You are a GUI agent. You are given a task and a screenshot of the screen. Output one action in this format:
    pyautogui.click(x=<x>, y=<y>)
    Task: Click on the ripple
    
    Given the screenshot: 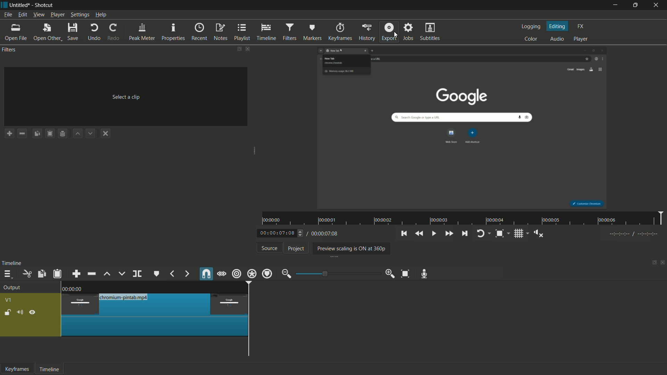 What is the action you would take?
    pyautogui.click(x=236, y=274)
    